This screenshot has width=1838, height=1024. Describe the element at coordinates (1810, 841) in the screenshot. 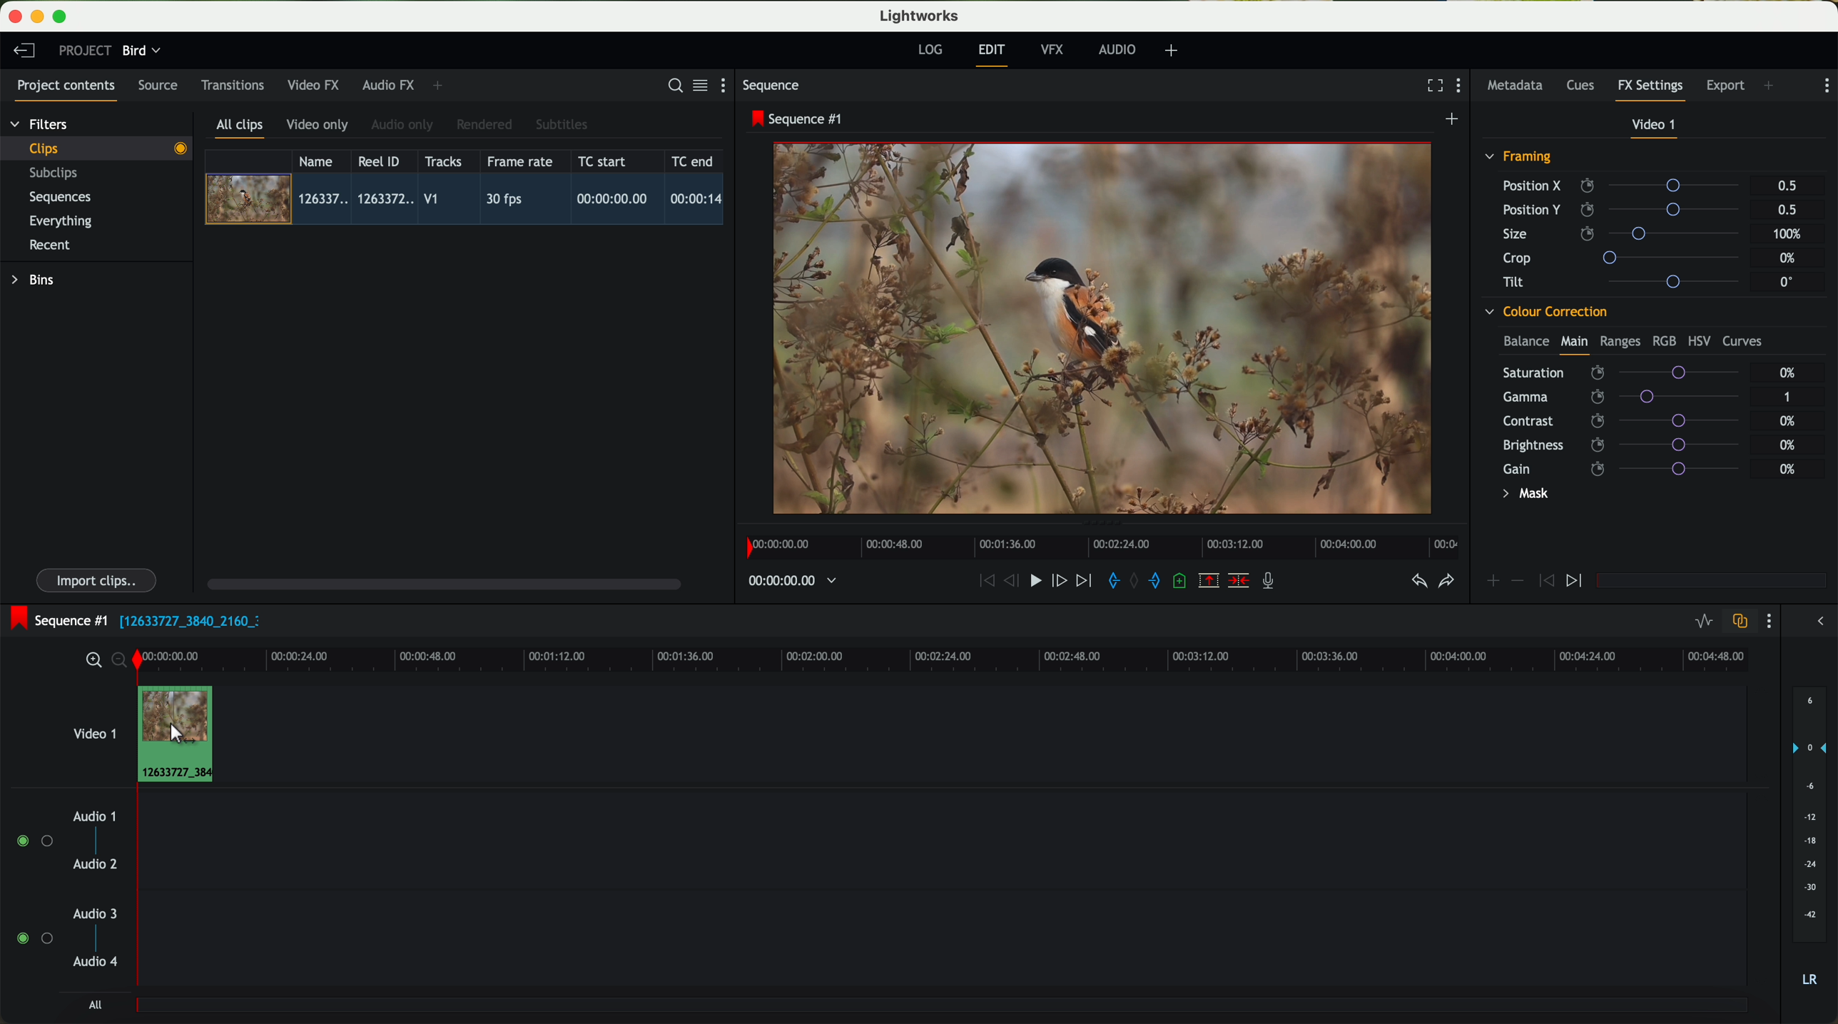

I see `audio output level (d/B)` at that location.